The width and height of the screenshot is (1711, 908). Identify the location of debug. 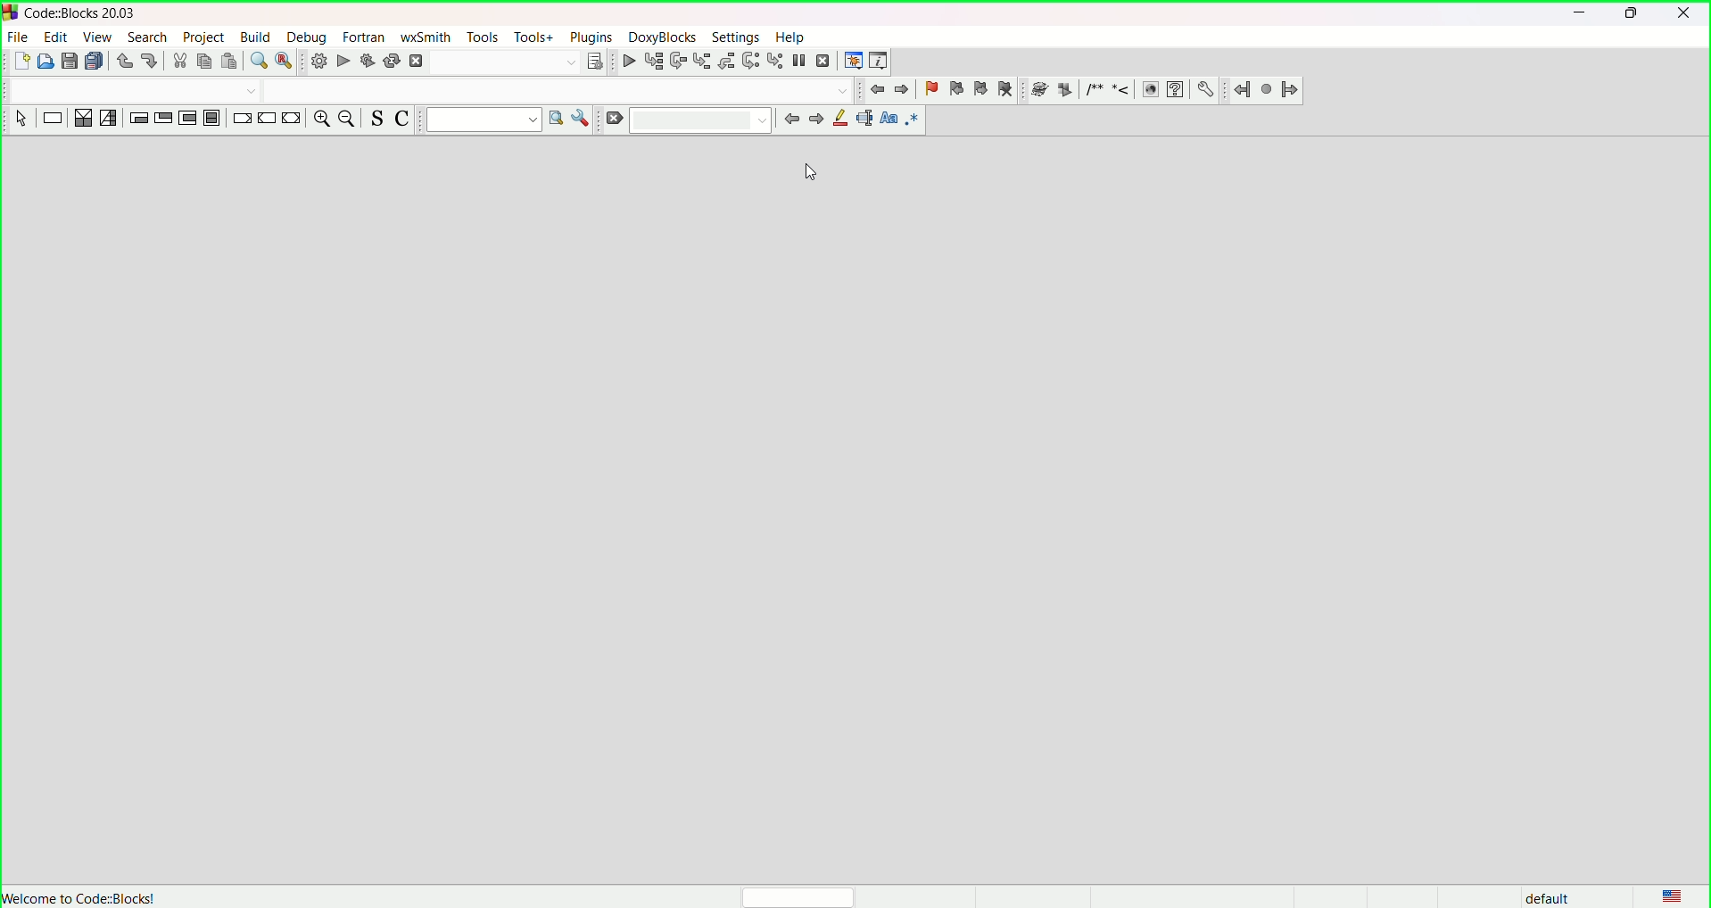
(630, 61).